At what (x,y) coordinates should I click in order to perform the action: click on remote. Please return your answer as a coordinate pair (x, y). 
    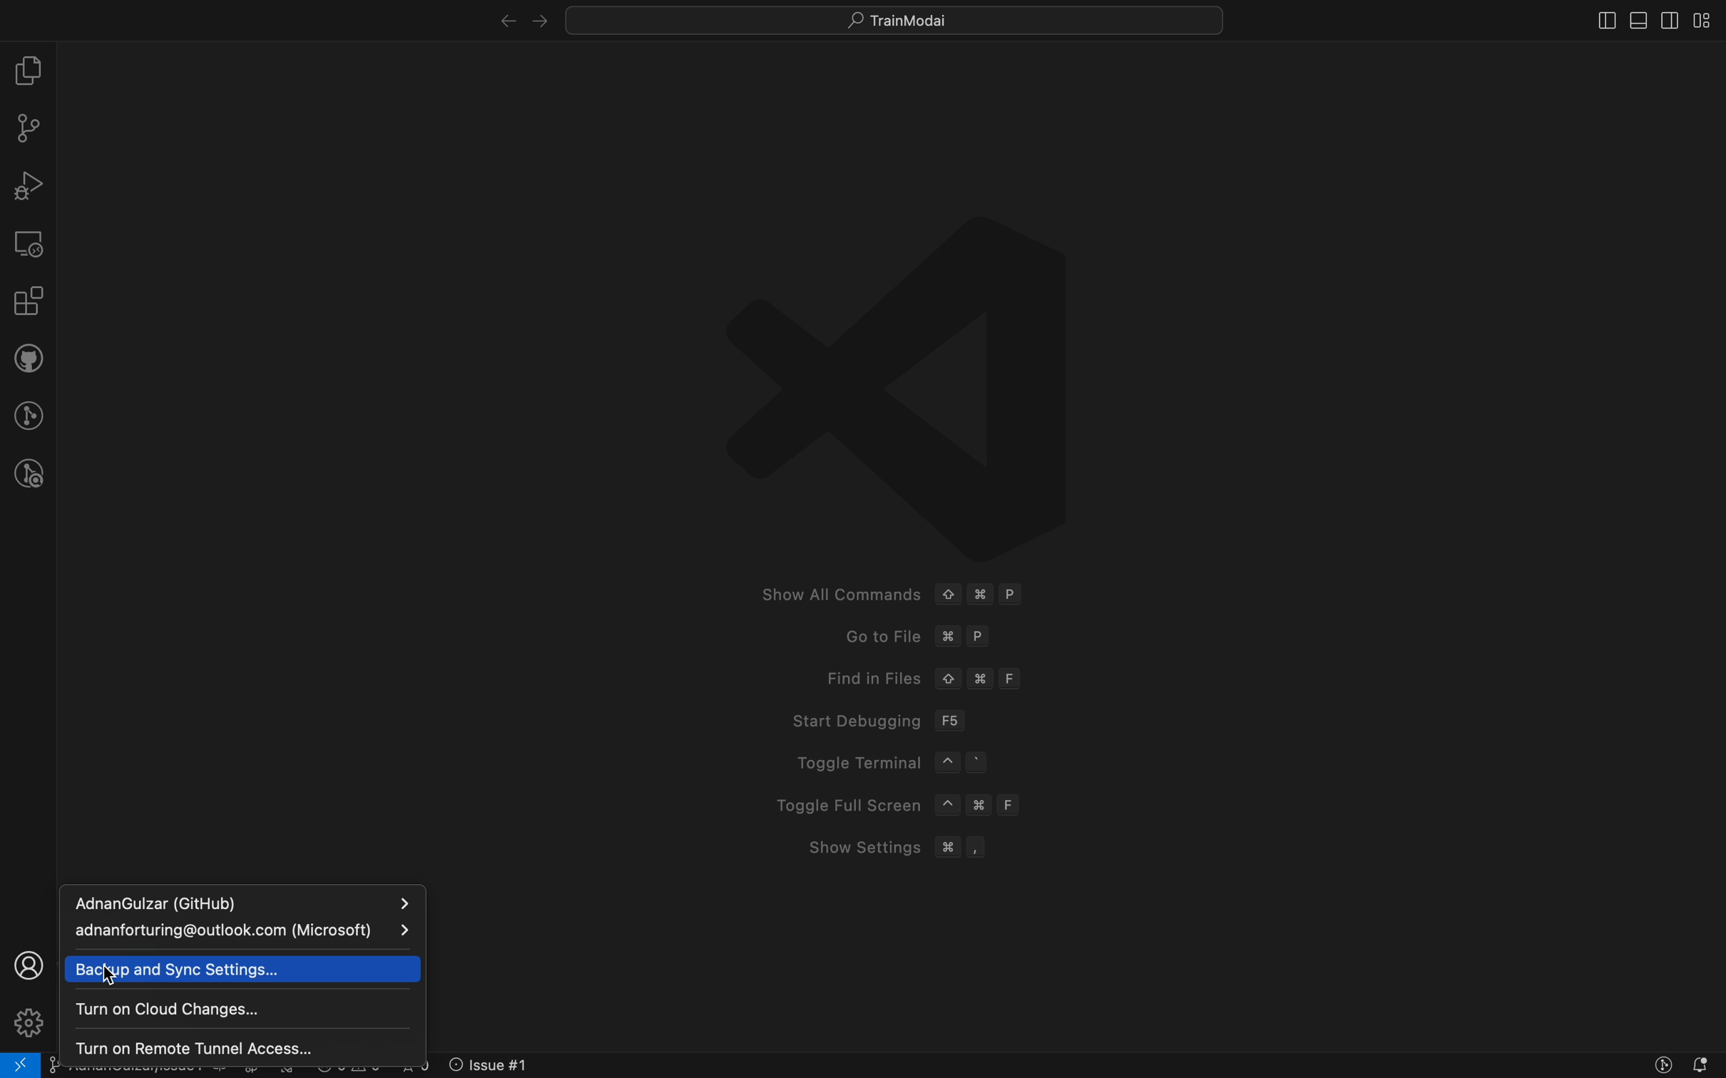
    Looking at the image, I should click on (29, 243).